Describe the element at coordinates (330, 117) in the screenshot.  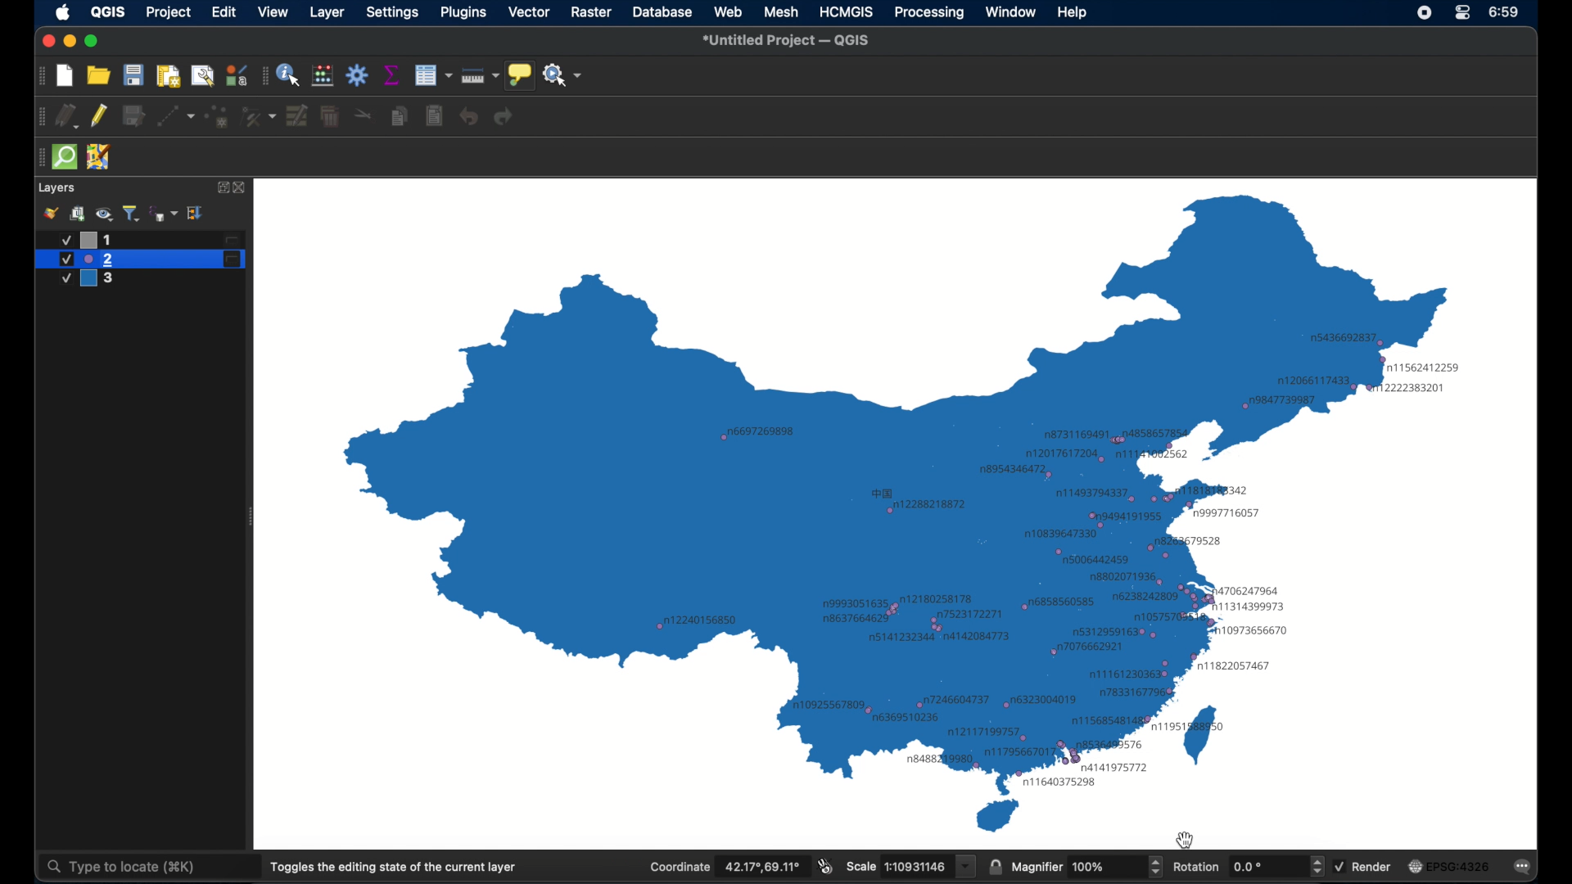
I see `delete selected` at that location.